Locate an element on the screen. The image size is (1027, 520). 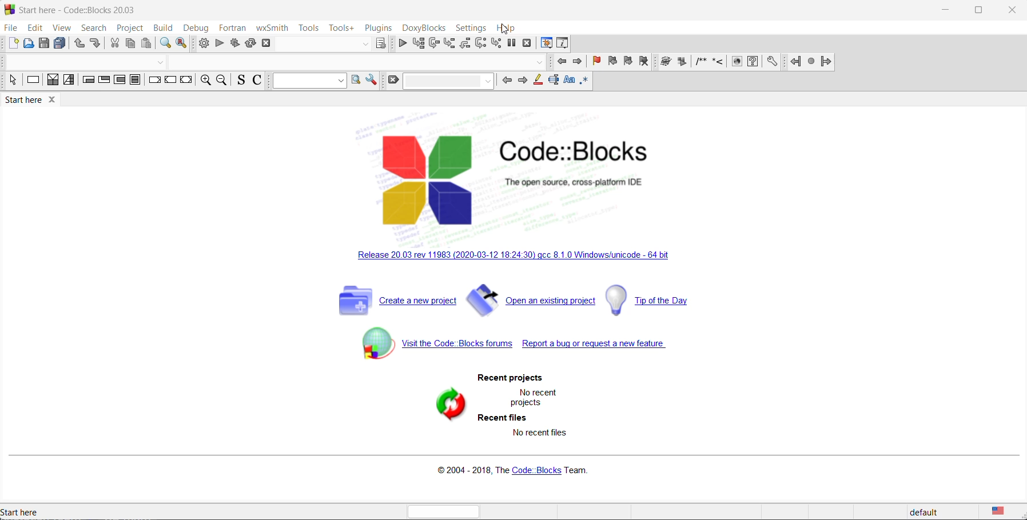
icon is located at coordinates (683, 63).